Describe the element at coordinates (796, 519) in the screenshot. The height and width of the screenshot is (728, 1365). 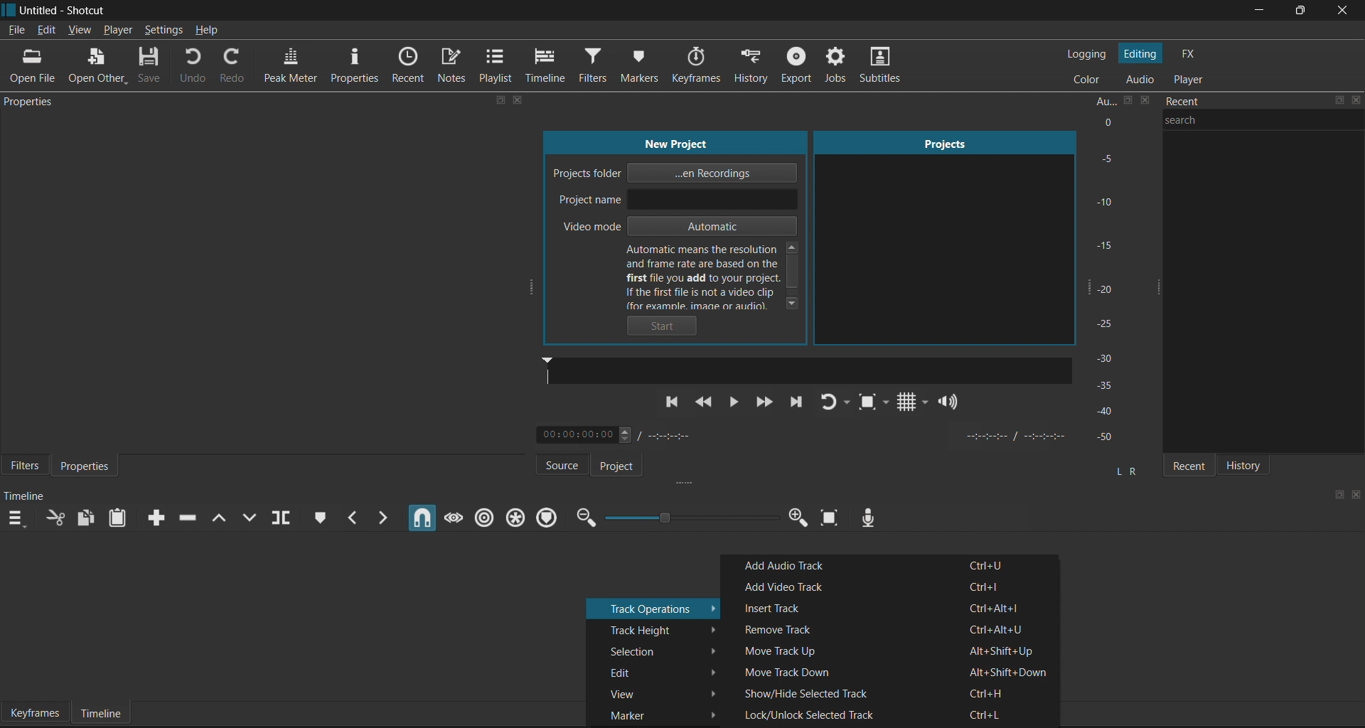
I see `Zoom in` at that location.